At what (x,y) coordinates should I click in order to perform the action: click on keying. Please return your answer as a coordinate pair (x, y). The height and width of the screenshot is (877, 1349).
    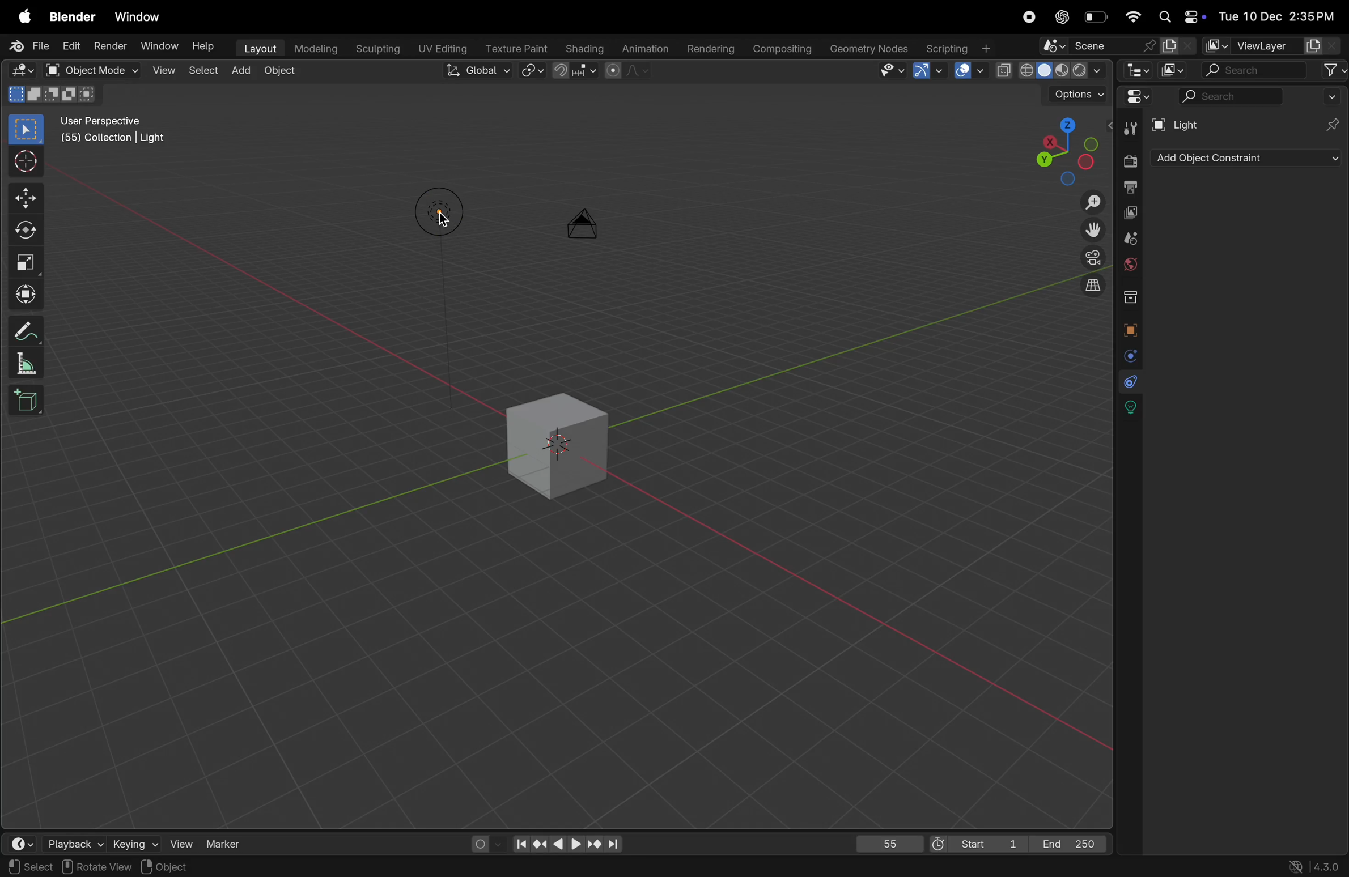
    Looking at the image, I should click on (135, 842).